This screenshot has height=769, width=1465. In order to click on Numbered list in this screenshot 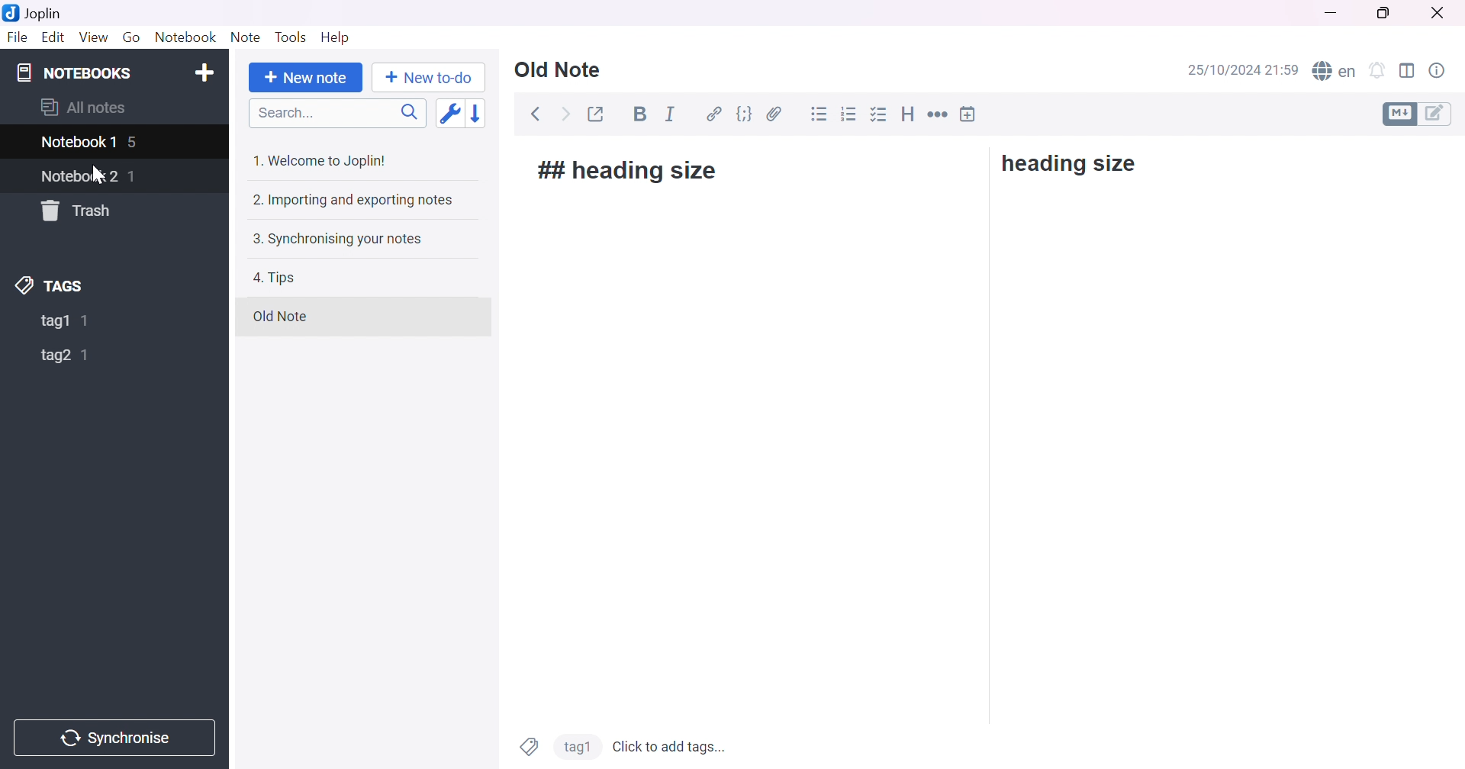, I will do `click(850, 114)`.